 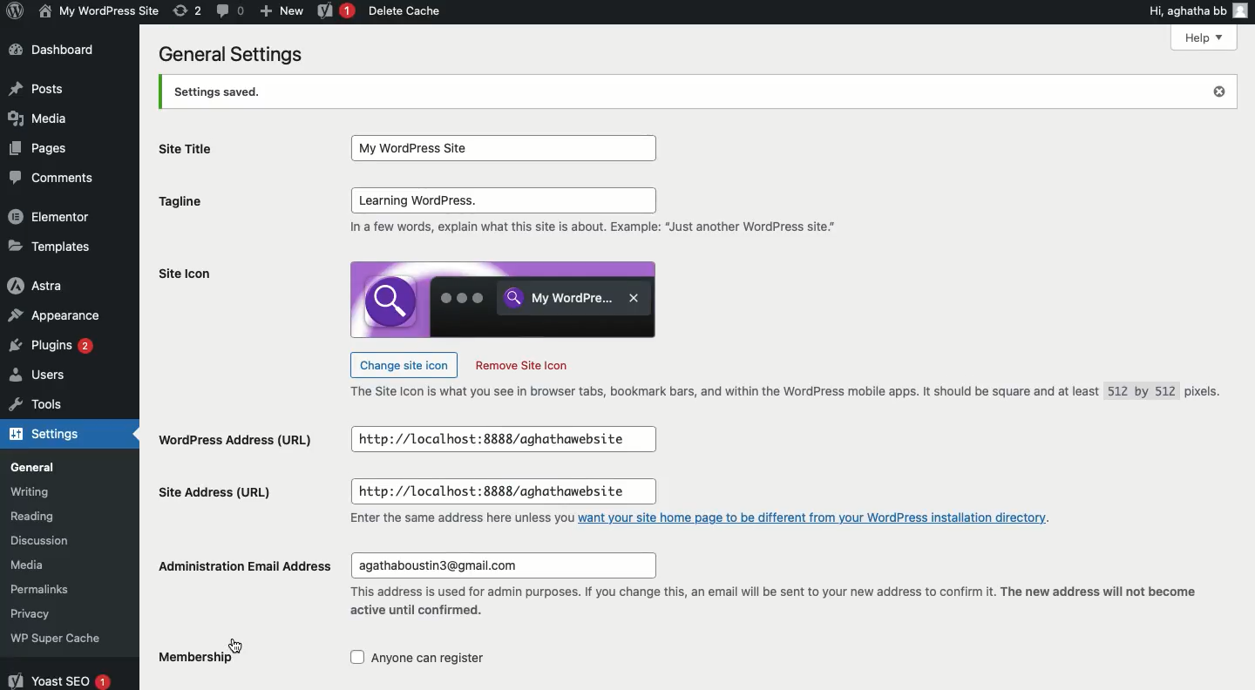 I want to click on WP Super Cache, so click(x=64, y=637).